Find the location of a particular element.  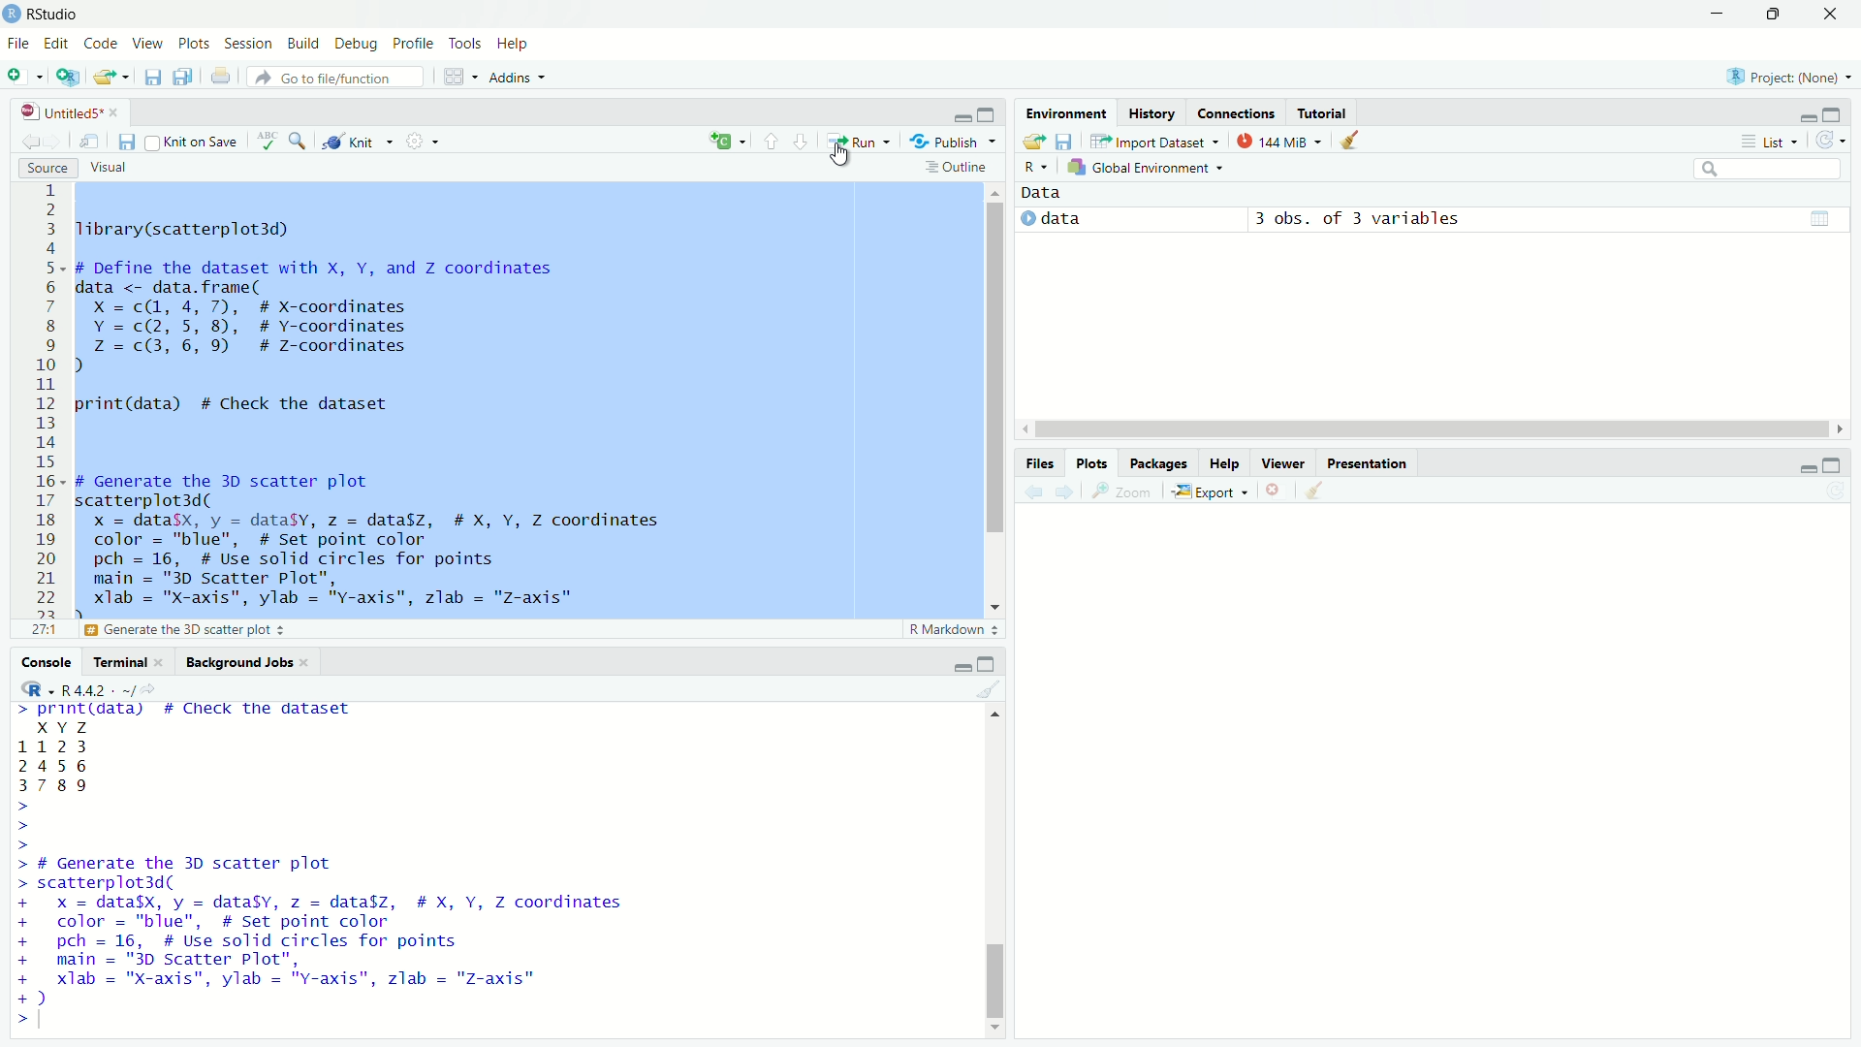

144 MiB is located at coordinates (1278, 142).